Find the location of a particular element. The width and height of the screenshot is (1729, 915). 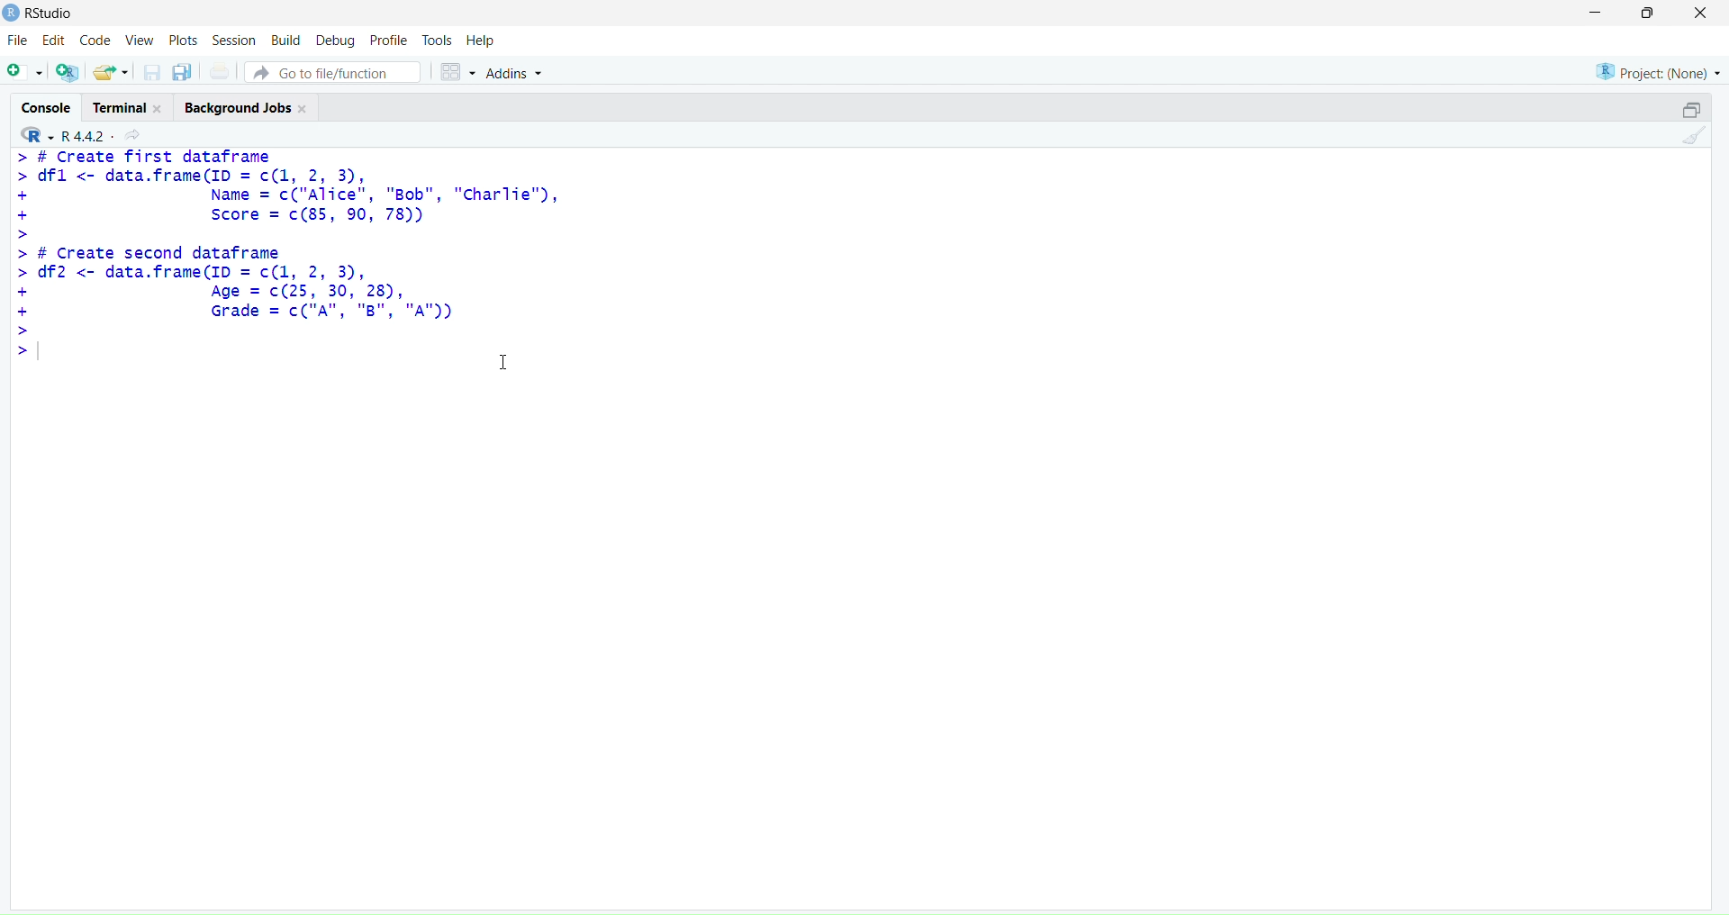

View is located at coordinates (140, 40).